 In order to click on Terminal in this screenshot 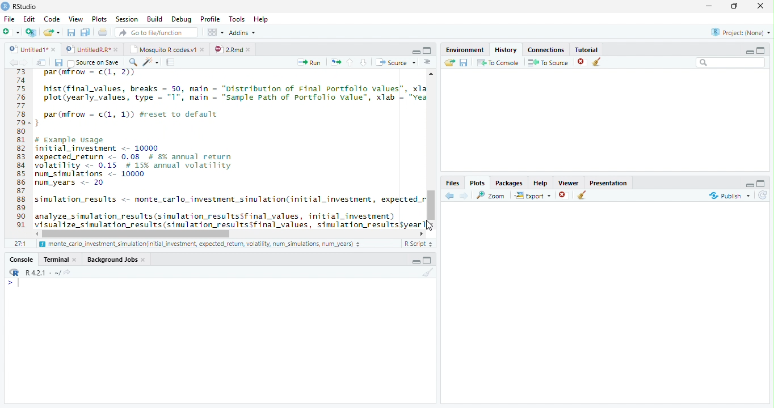, I will do `click(61, 259)`.